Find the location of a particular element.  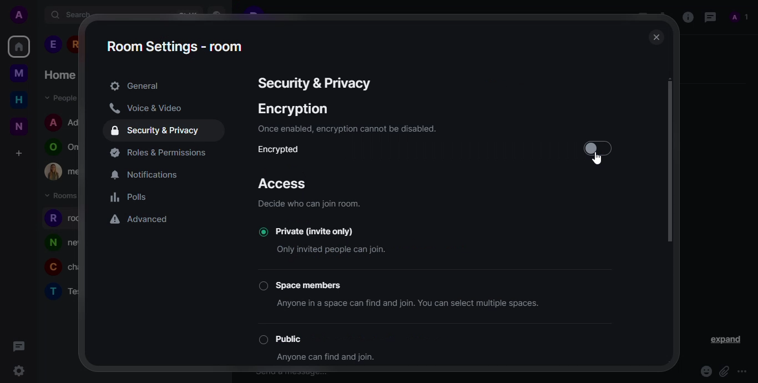

emoji is located at coordinates (705, 371).